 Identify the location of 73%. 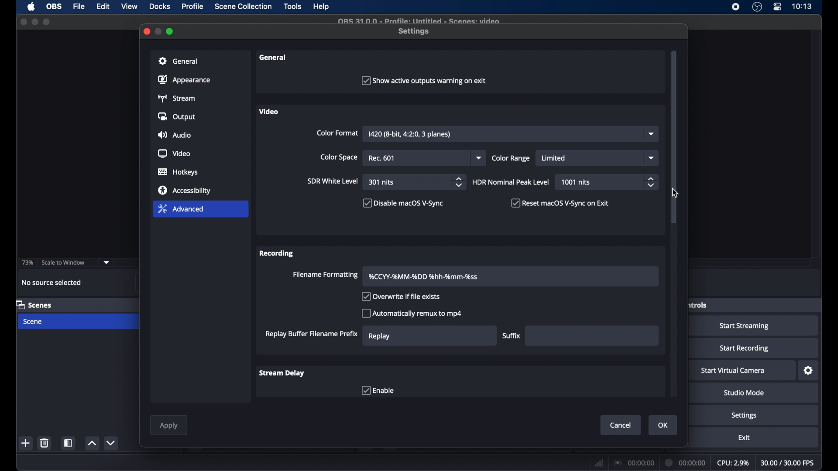
(28, 263).